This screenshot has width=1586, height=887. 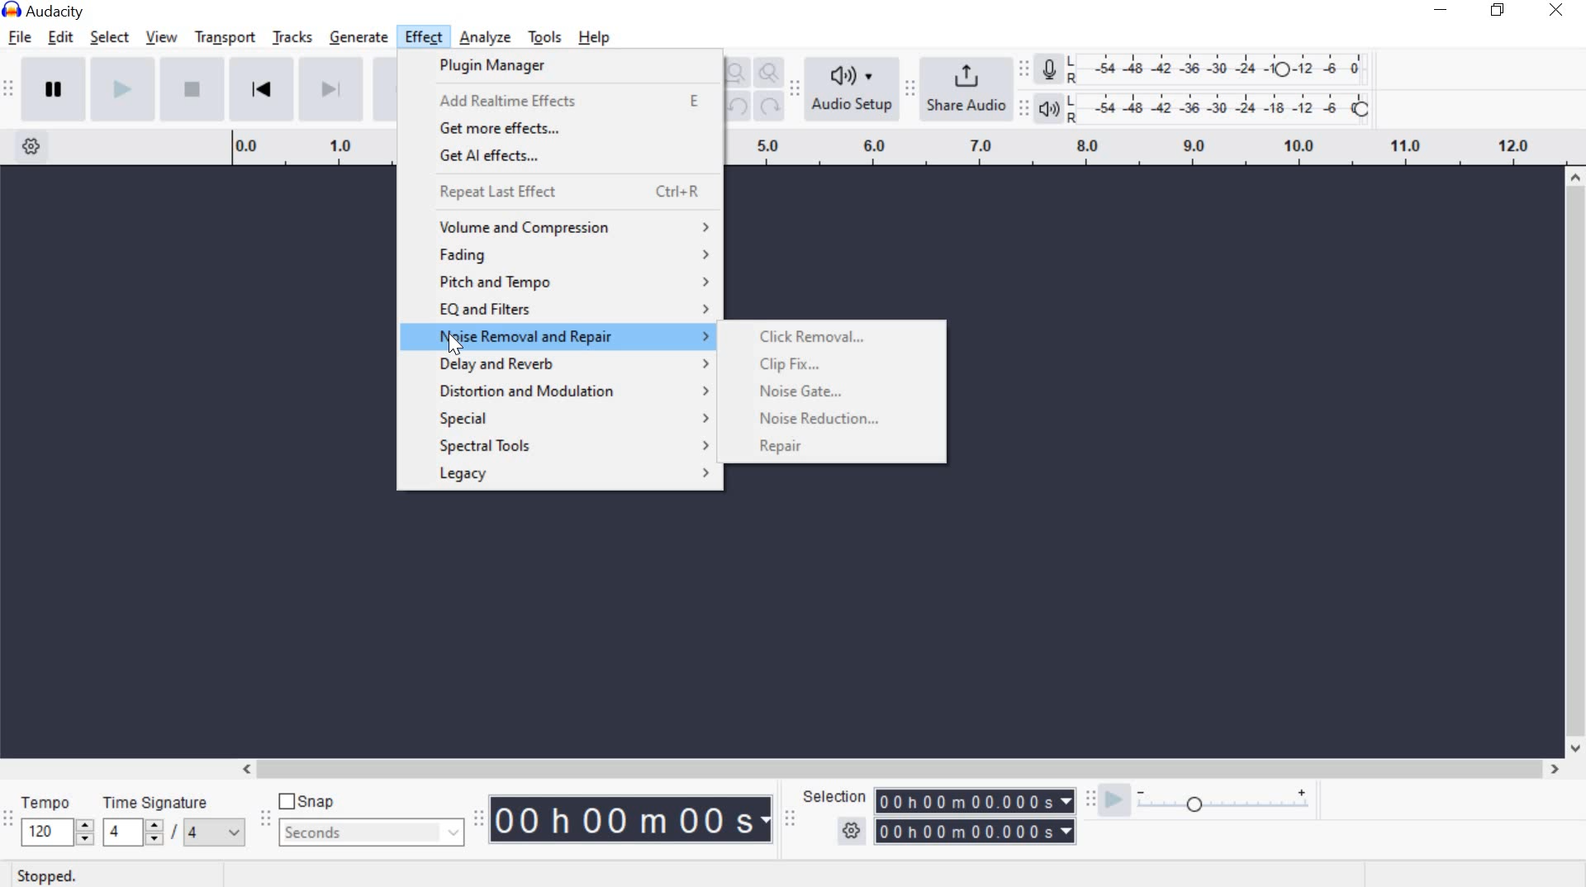 What do you see at coordinates (574, 258) in the screenshot?
I see `fading` at bounding box center [574, 258].